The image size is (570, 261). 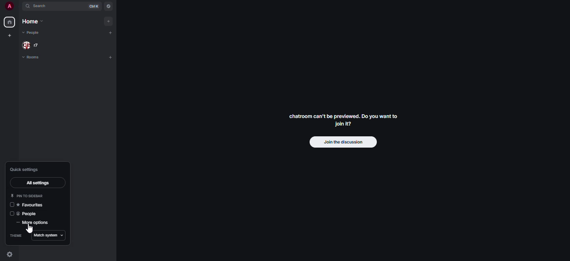 What do you see at coordinates (31, 45) in the screenshot?
I see `people` at bounding box center [31, 45].